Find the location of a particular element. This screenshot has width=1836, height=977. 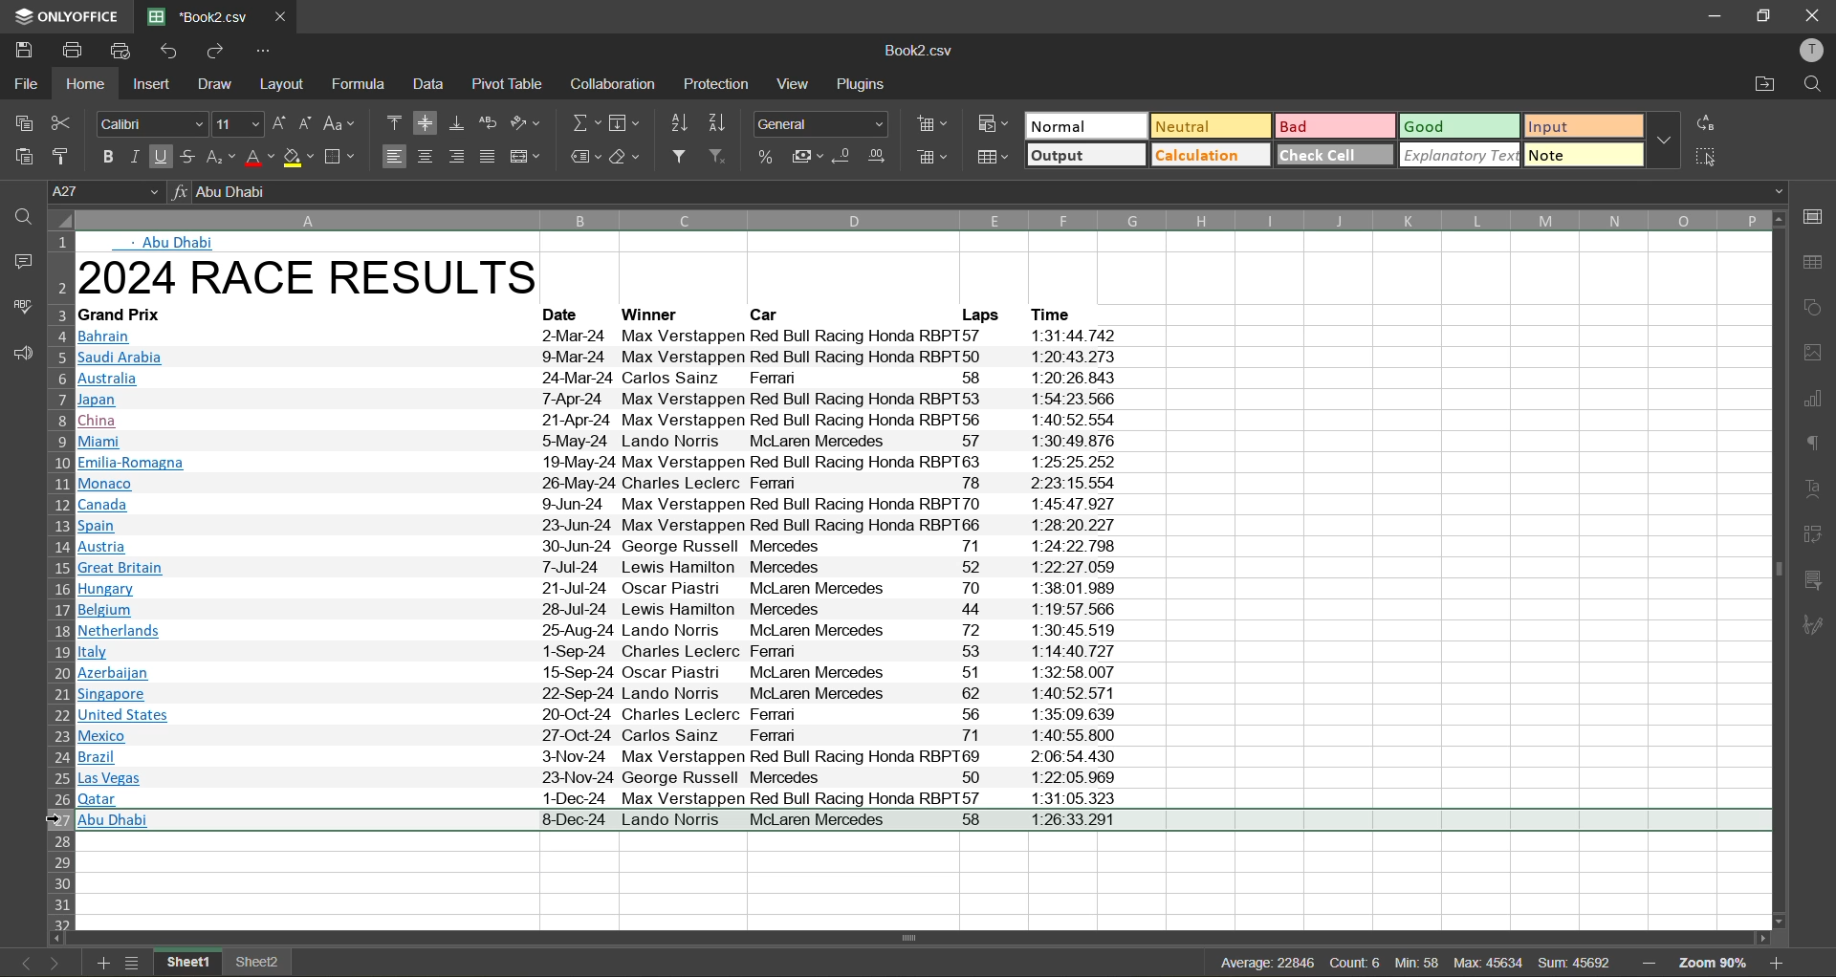

font size is located at coordinates (236, 124).